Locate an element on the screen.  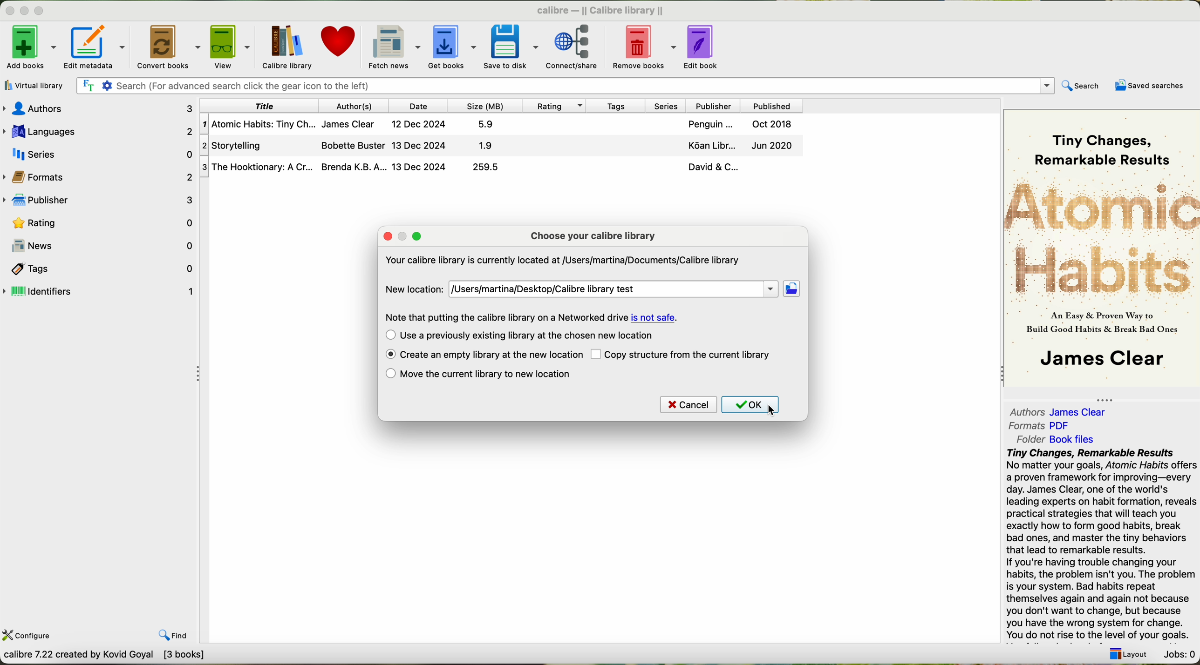
series is located at coordinates (663, 105).